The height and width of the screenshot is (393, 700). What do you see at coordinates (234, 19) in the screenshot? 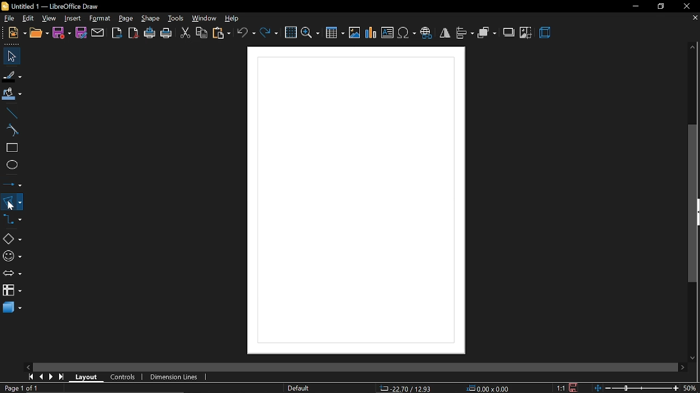
I see `help` at bounding box center [234, 19].